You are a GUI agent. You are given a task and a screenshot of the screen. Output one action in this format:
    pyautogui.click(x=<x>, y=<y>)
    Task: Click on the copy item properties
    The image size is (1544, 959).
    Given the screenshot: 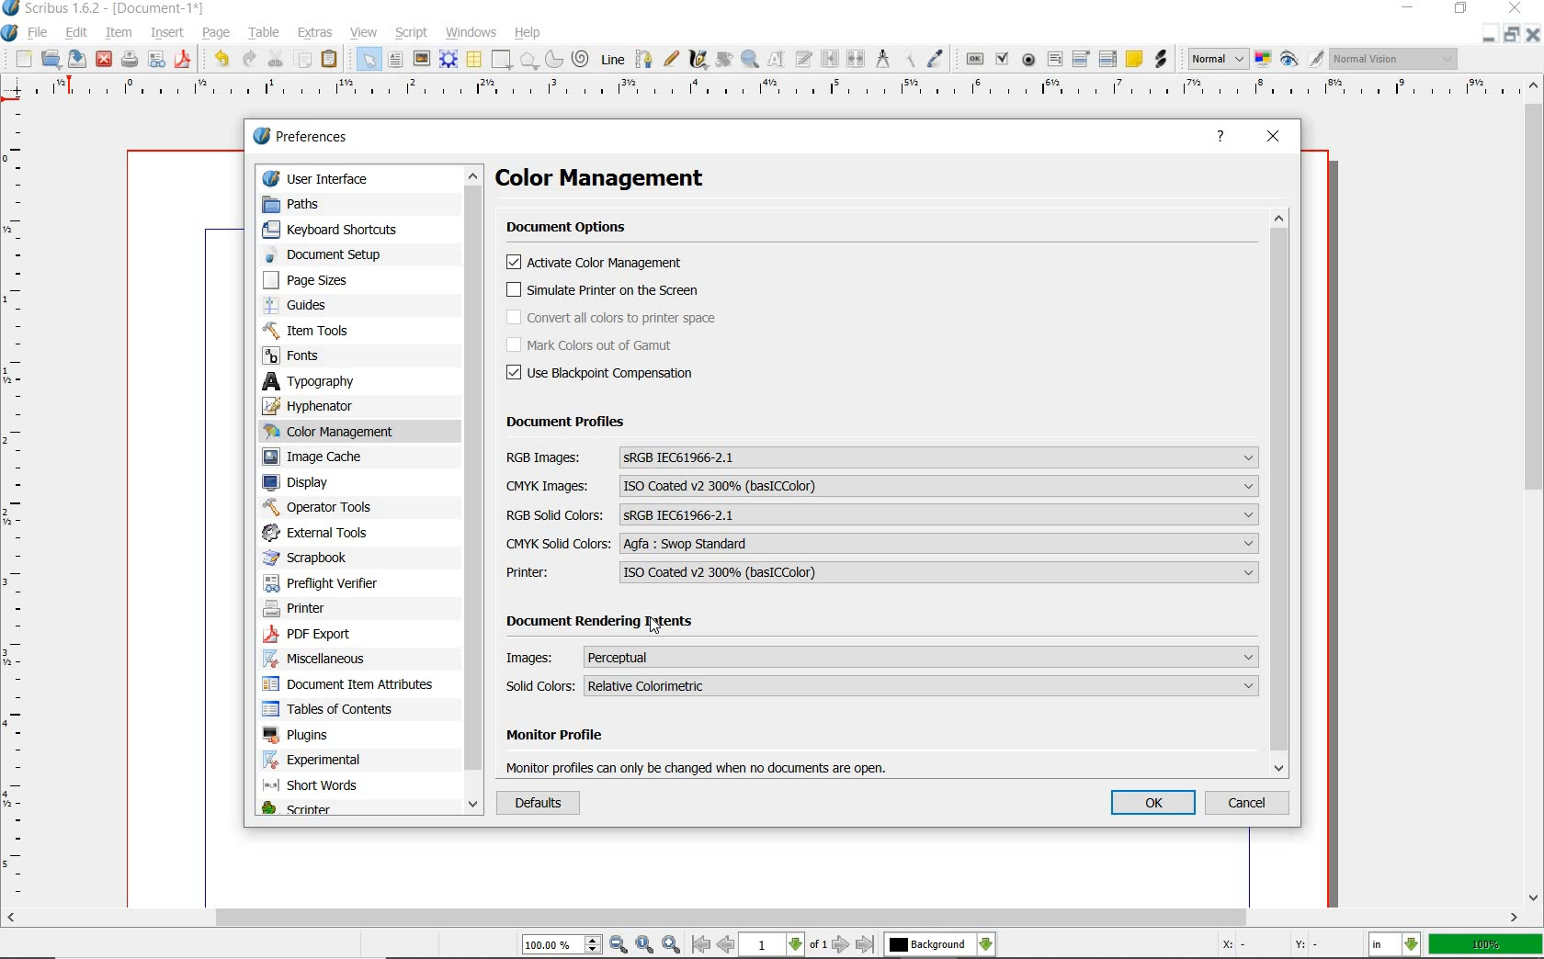 What is the action you would take?
    pyautogui.click(x=911, y=58)
    